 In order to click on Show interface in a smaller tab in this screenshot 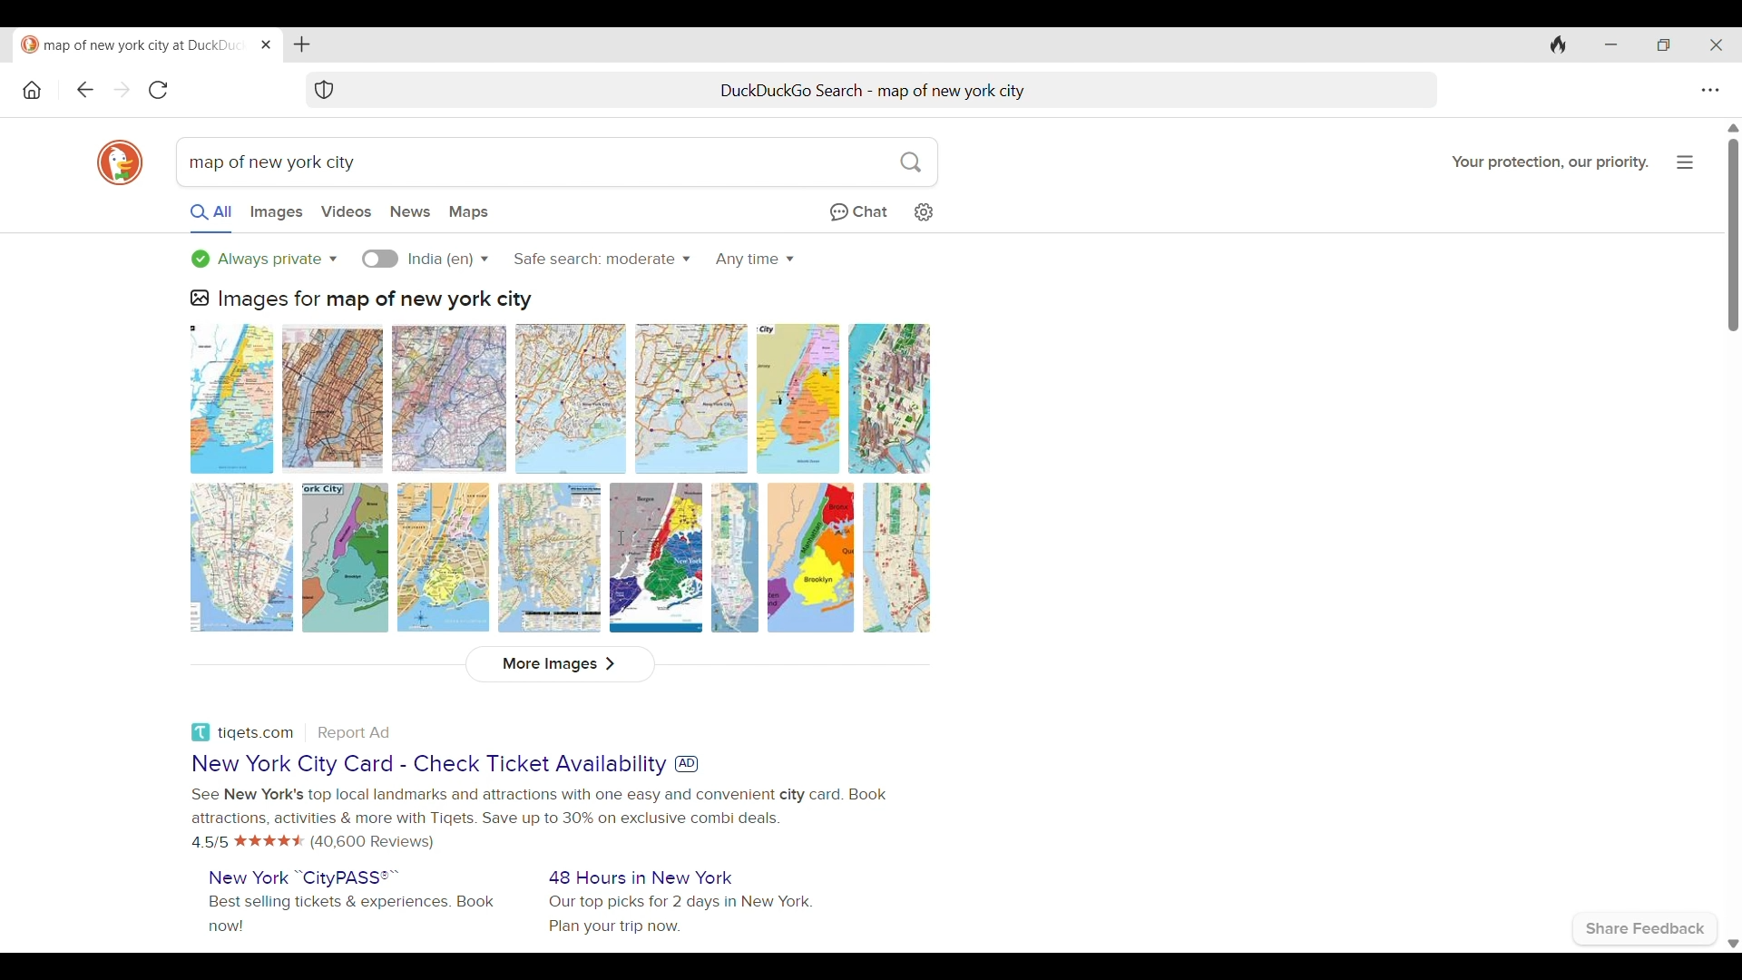, I will do `click(1664, 44)`.